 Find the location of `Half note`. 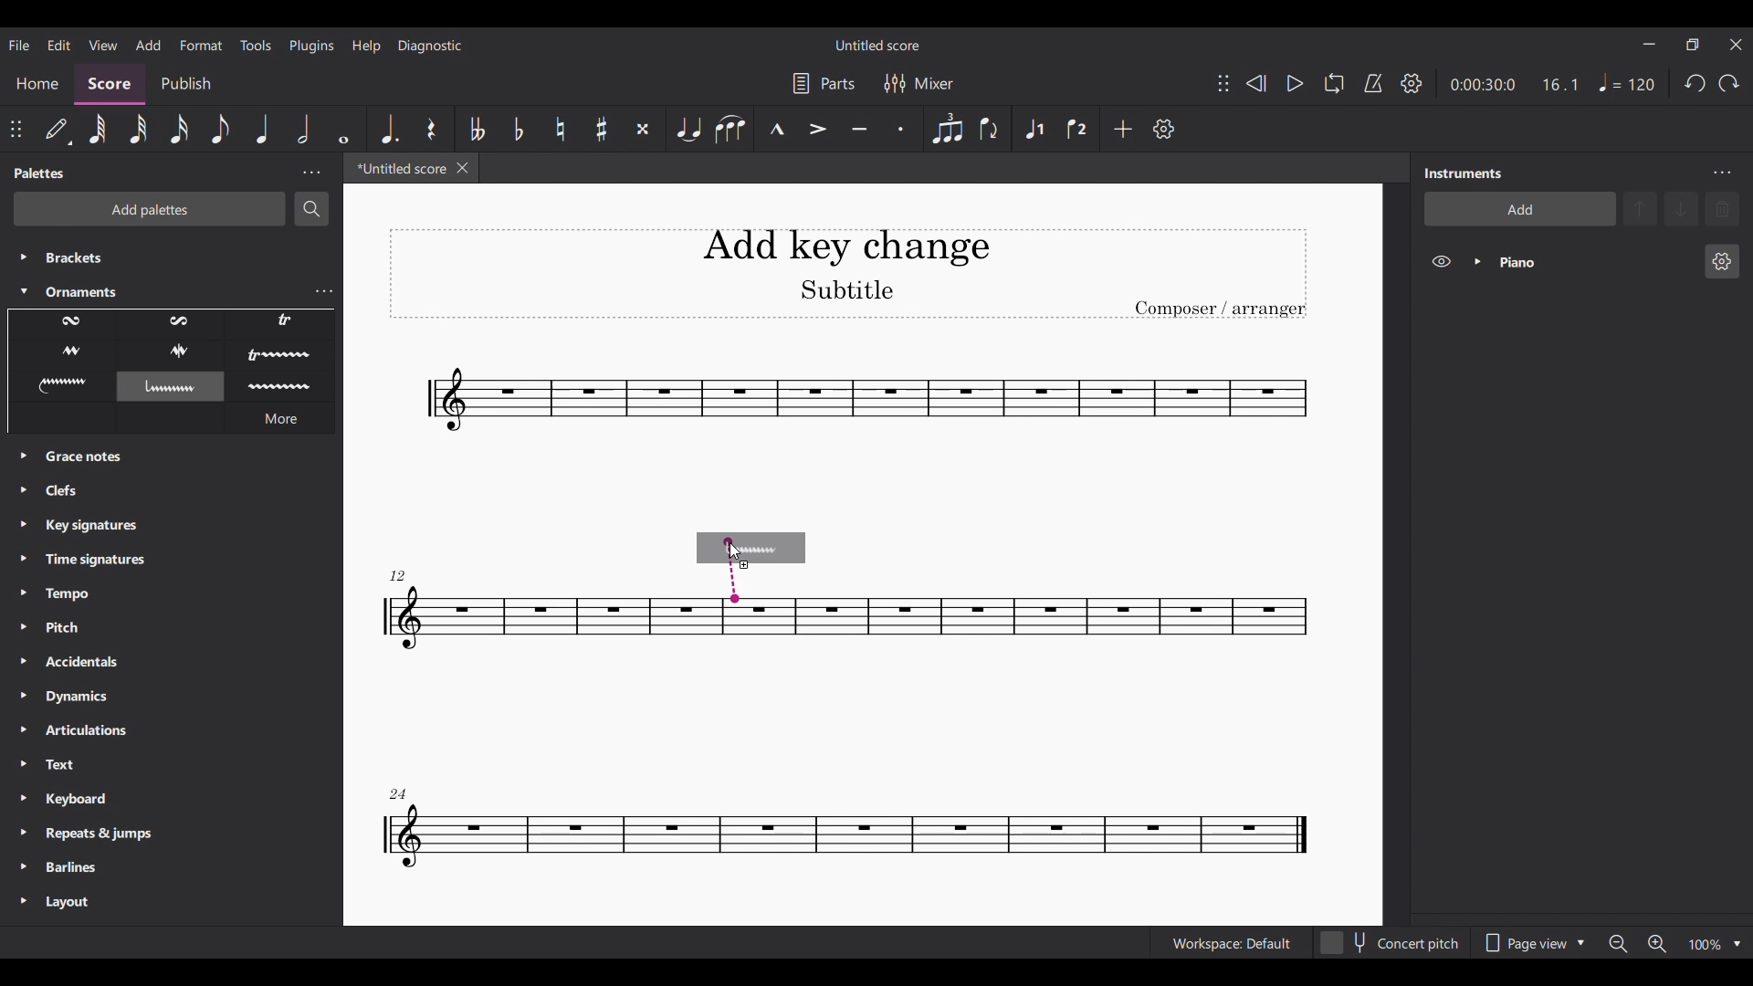

Half note is located at coordinates (305, 128).